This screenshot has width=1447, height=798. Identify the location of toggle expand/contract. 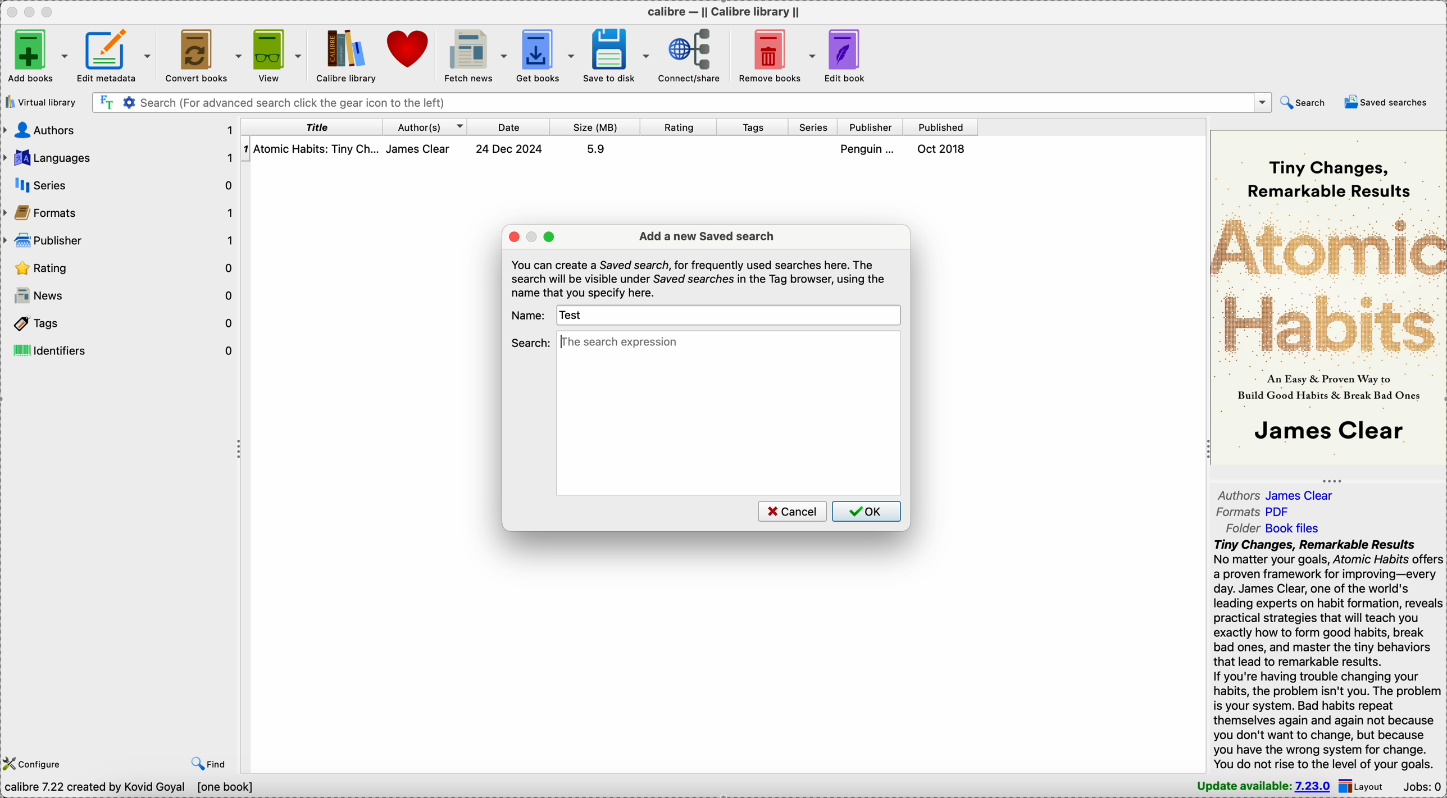
(240, 450).